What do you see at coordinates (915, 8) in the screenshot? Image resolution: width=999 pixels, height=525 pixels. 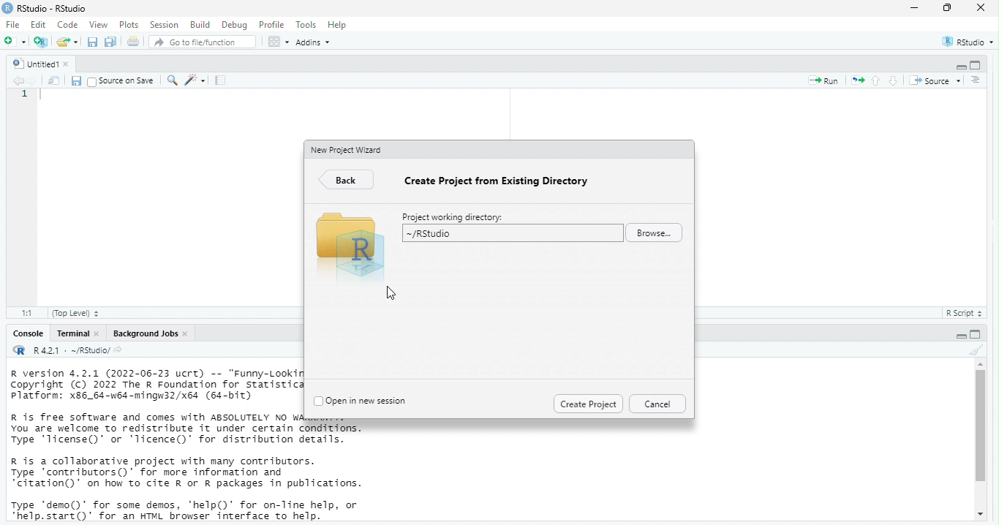 I see `minimize` at bounding box center [915, 8].